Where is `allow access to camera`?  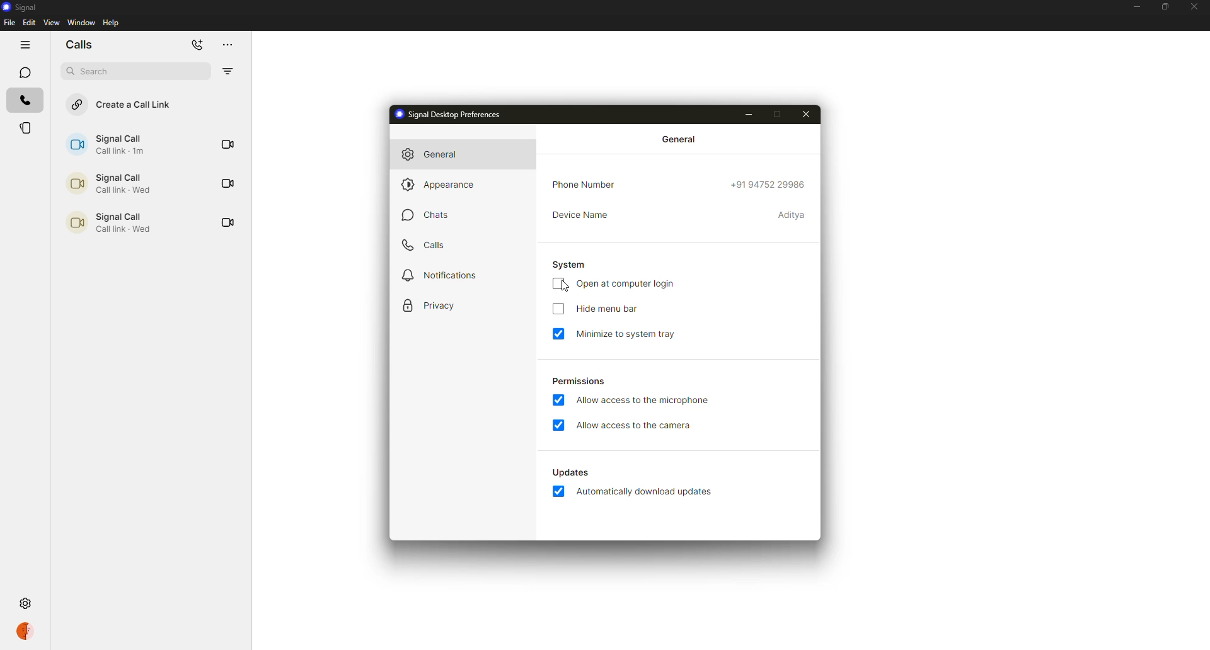
allow access to camera is located at coordinates (634, 426).